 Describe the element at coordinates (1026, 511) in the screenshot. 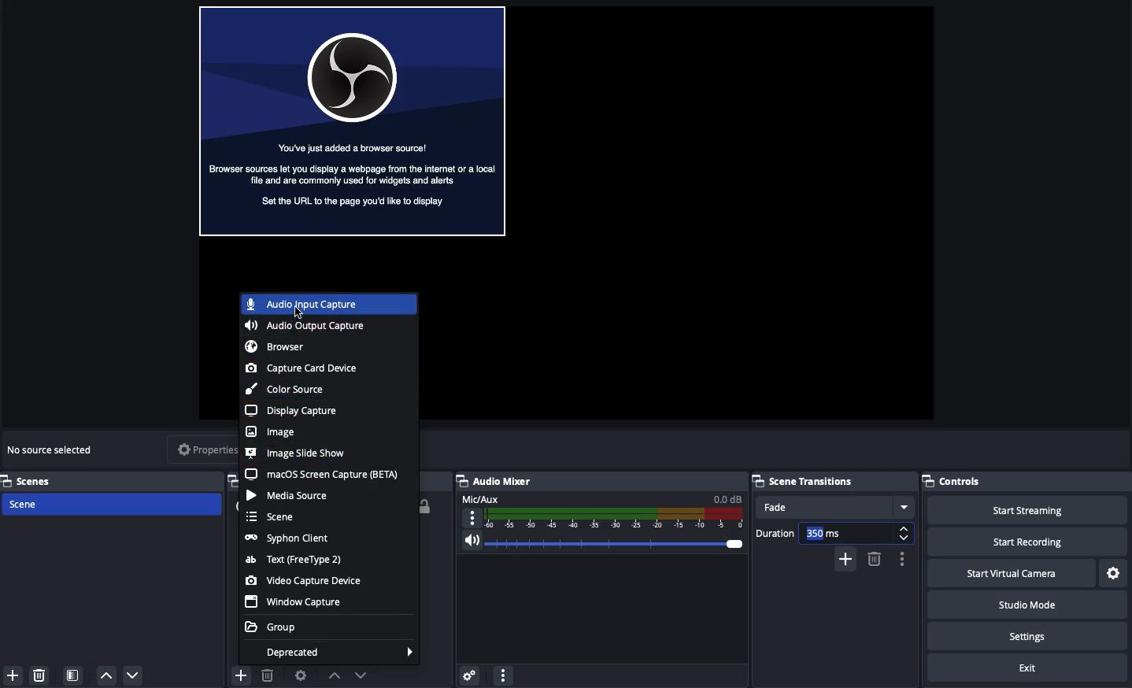

I see `Start streaming` at that location.